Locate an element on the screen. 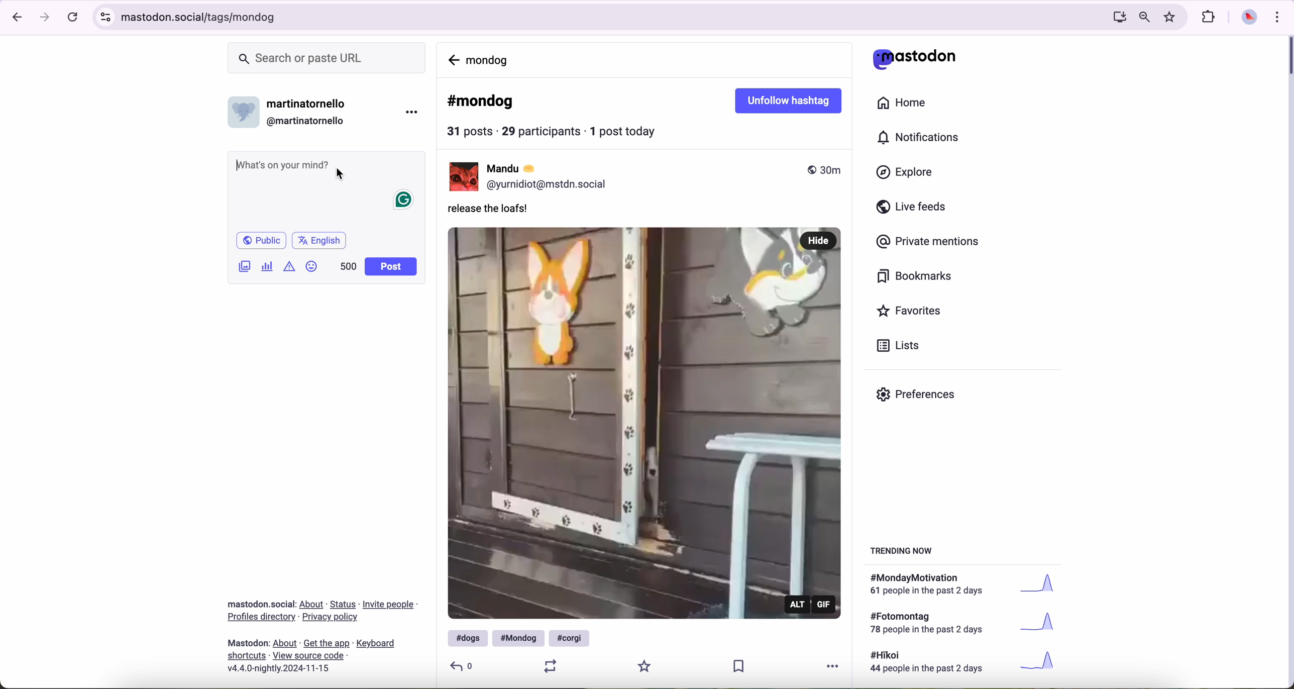 The image size is (1294, 689). release the loafs! is located at coordinates (492, 211).